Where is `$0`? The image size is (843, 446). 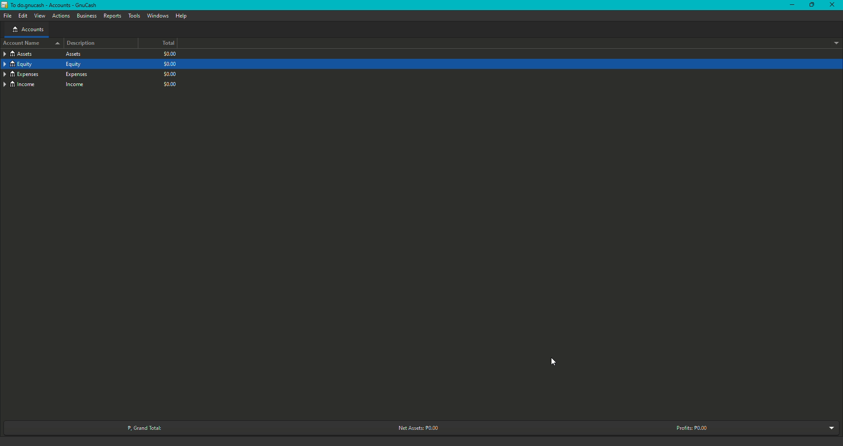
$0 is located at coordinates (169, 64).